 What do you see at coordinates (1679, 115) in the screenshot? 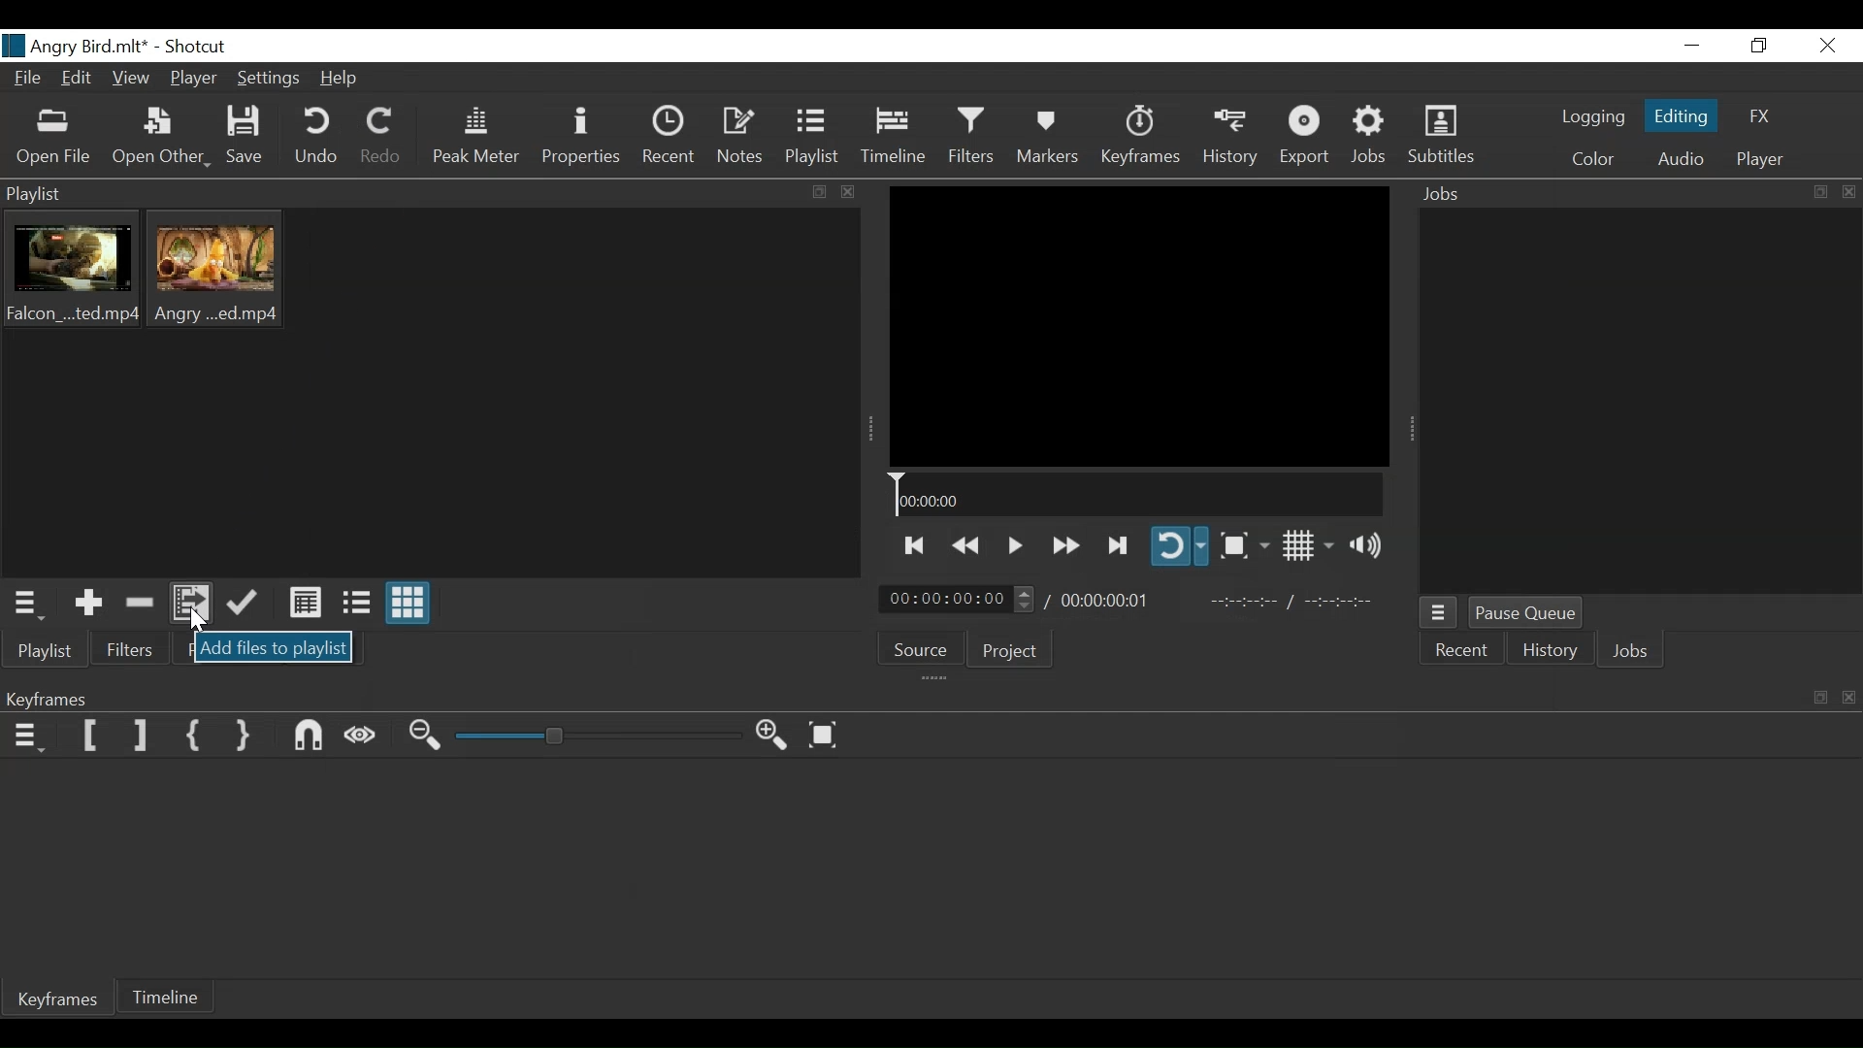
I see `Editing` at bounding box center [1679, 115].